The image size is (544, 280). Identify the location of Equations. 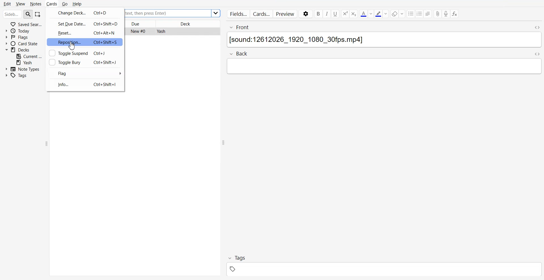
(455, 14).